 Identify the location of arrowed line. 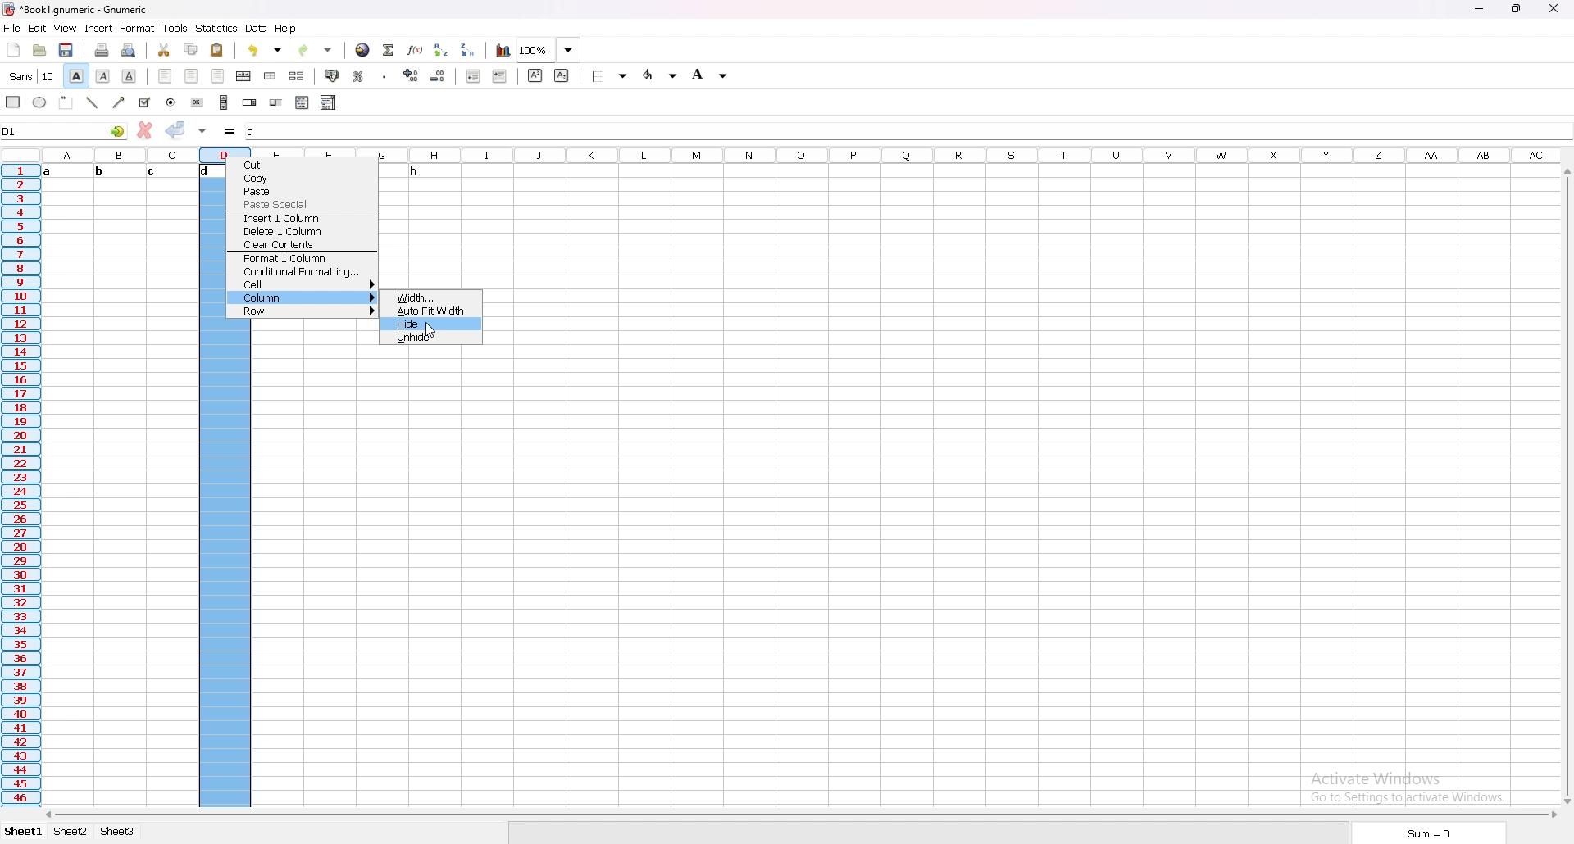
(119, 103).